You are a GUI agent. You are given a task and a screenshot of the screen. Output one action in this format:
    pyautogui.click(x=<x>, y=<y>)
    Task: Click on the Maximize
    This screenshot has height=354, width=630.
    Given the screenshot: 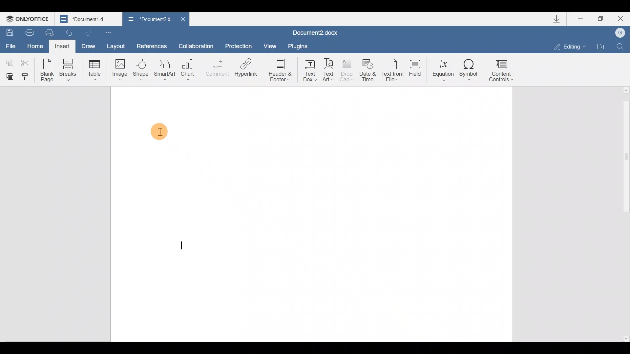 What is the action you would take?
    pyautogui.click(x=603, y=18)
    